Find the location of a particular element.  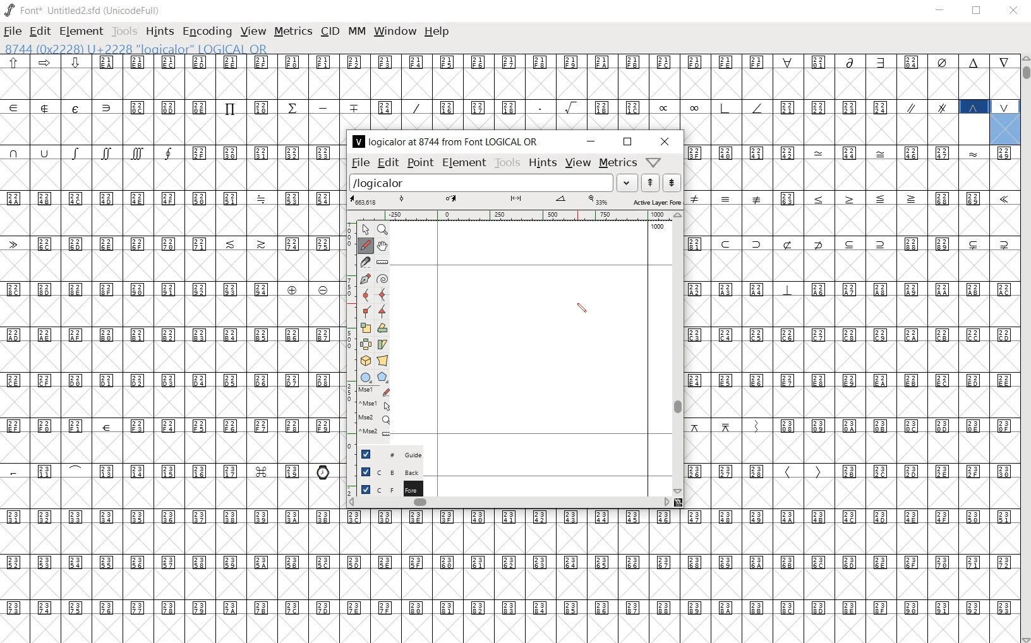

active layer: fore is located at coordinates (514, 201).